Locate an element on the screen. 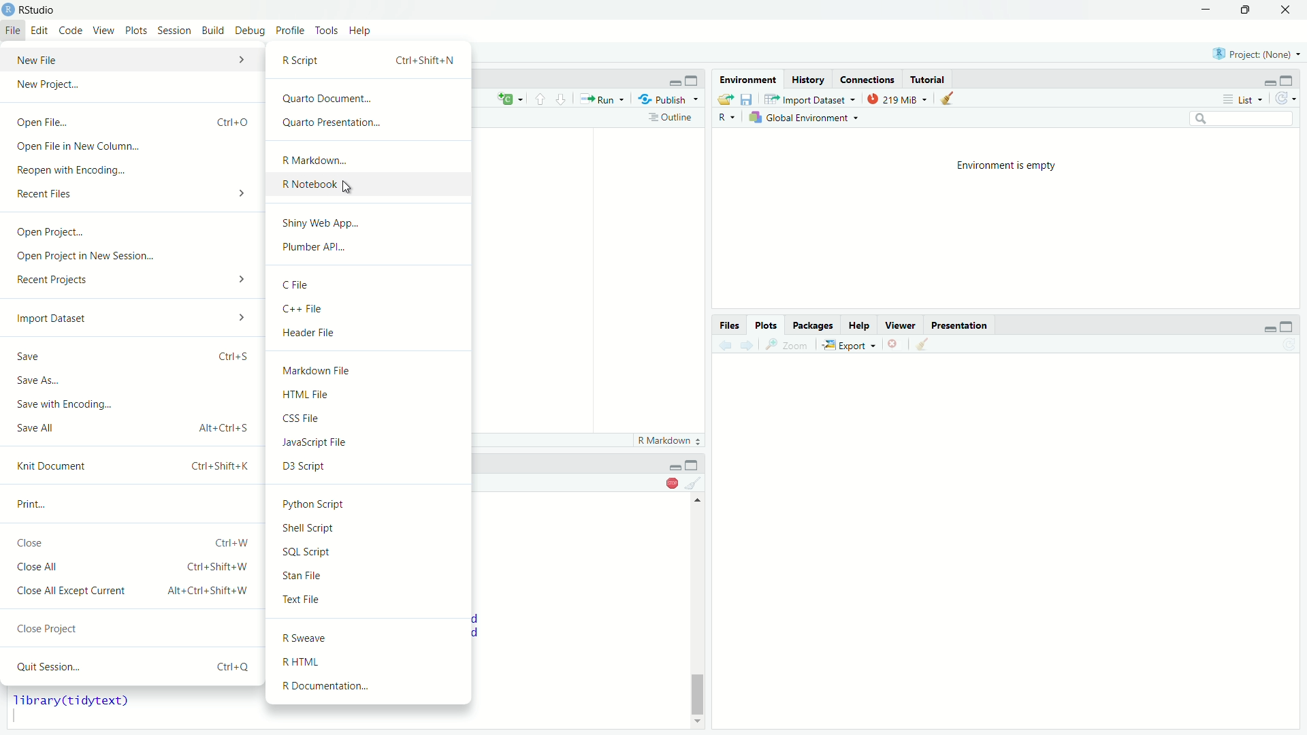 This screenshot has width=1307, height=735. Close All Except Current is located at coordinates (135, 589).